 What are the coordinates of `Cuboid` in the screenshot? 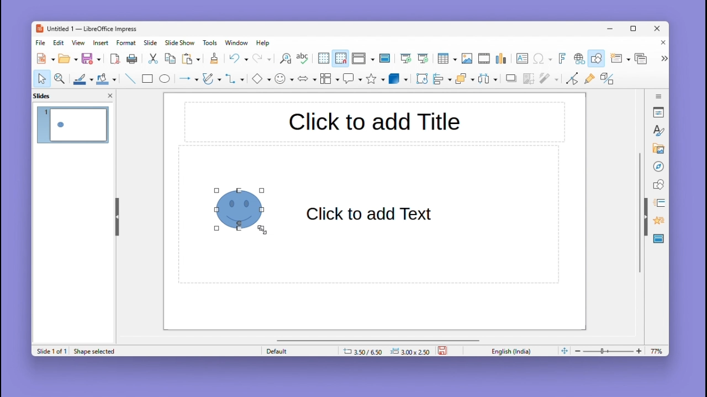 It's located at (398, 79).